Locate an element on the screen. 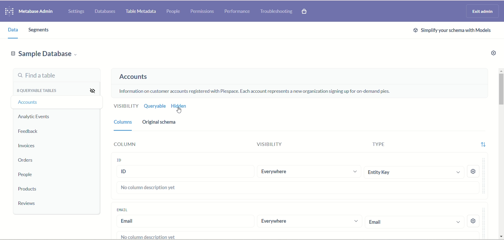 The height and width of the screenshot is (240, 504). type label is located at coordinates (412, 145).